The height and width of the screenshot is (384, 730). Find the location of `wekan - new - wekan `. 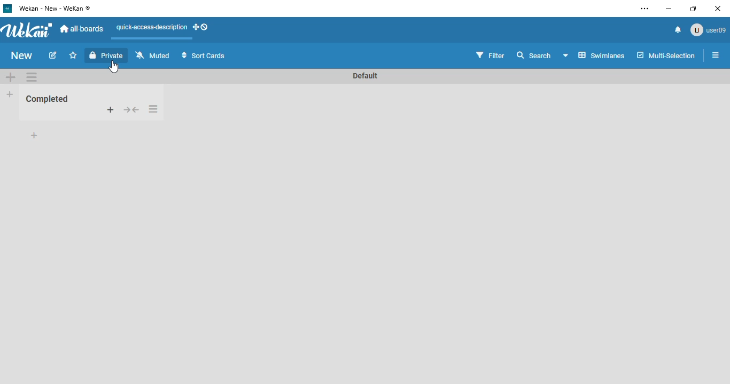

wekan - new - wekan  is located at coordinates (55, 8).